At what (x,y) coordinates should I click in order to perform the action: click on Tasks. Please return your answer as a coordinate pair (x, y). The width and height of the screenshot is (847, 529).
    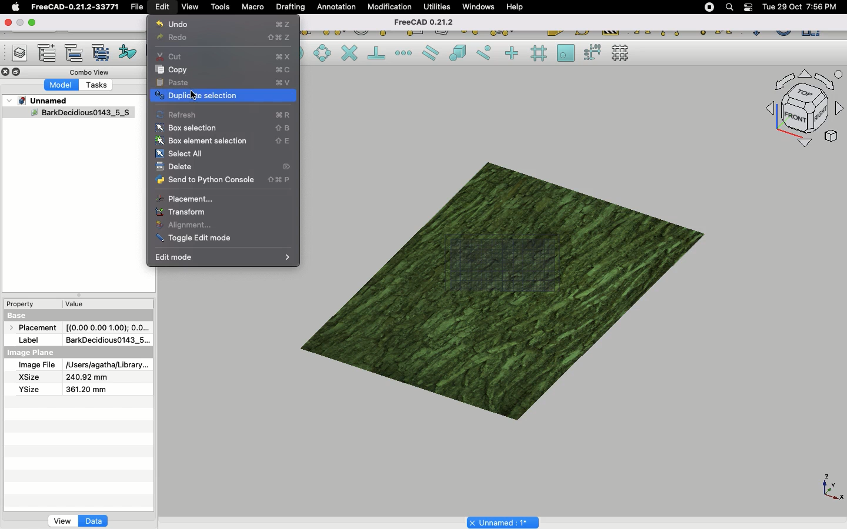
    Looking at the image, I should click on (98, 86).